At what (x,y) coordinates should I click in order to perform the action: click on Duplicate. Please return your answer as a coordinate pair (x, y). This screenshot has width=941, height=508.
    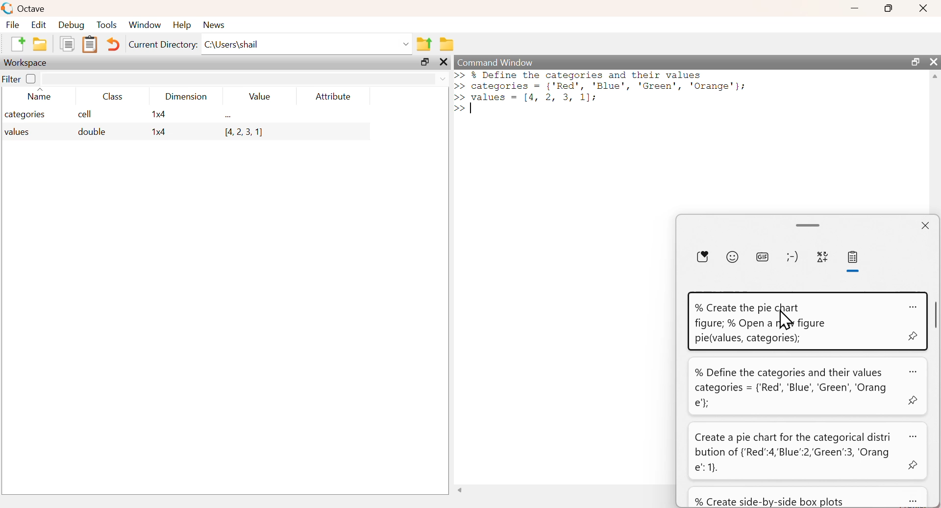
    Looking at the image, I should click on (67, 43).